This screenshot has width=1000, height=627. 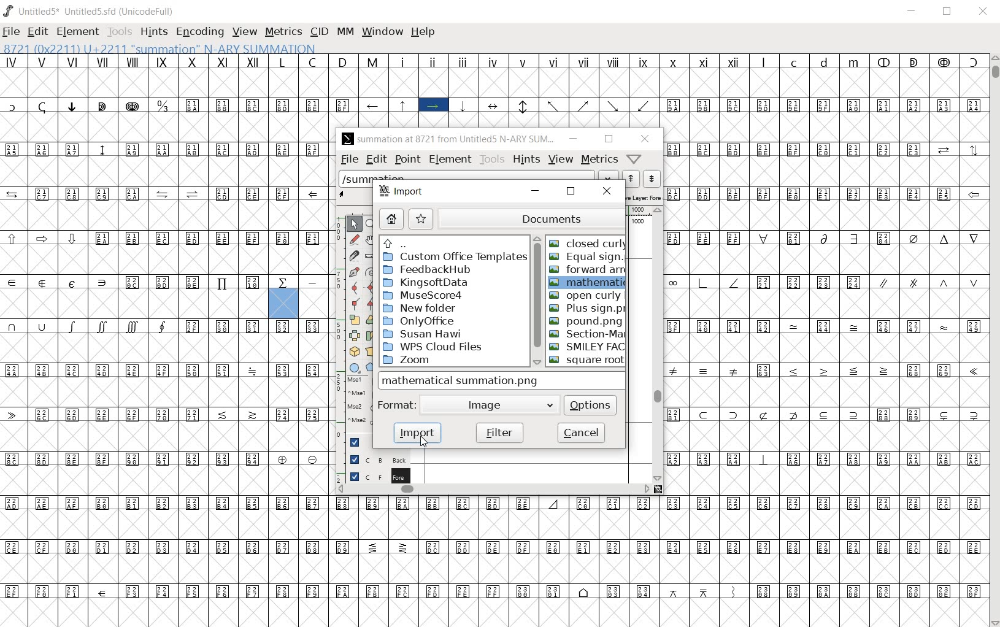 What do you see at coordinates (536, 192) in the screenshot?
I see `minimize` at bounding box center [536, 192].